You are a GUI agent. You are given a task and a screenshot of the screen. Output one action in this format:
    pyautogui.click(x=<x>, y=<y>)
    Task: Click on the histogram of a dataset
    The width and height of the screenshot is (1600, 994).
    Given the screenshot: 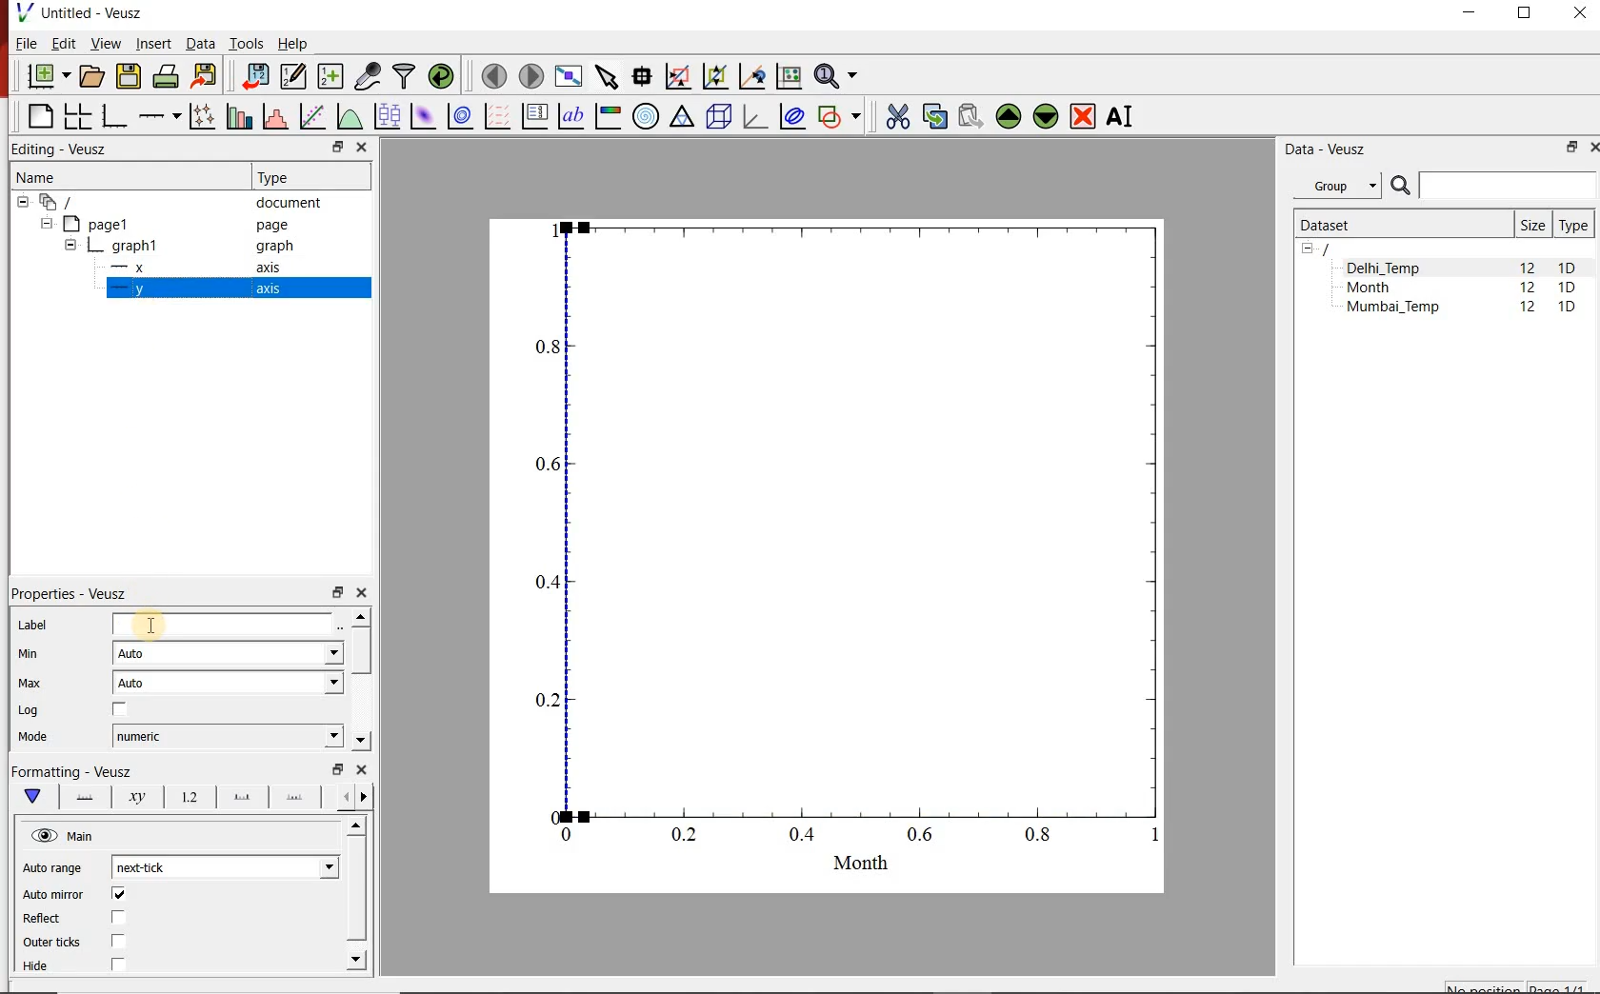 What is the action you would take?
    pyautogui.click(x=274, y=116)
    